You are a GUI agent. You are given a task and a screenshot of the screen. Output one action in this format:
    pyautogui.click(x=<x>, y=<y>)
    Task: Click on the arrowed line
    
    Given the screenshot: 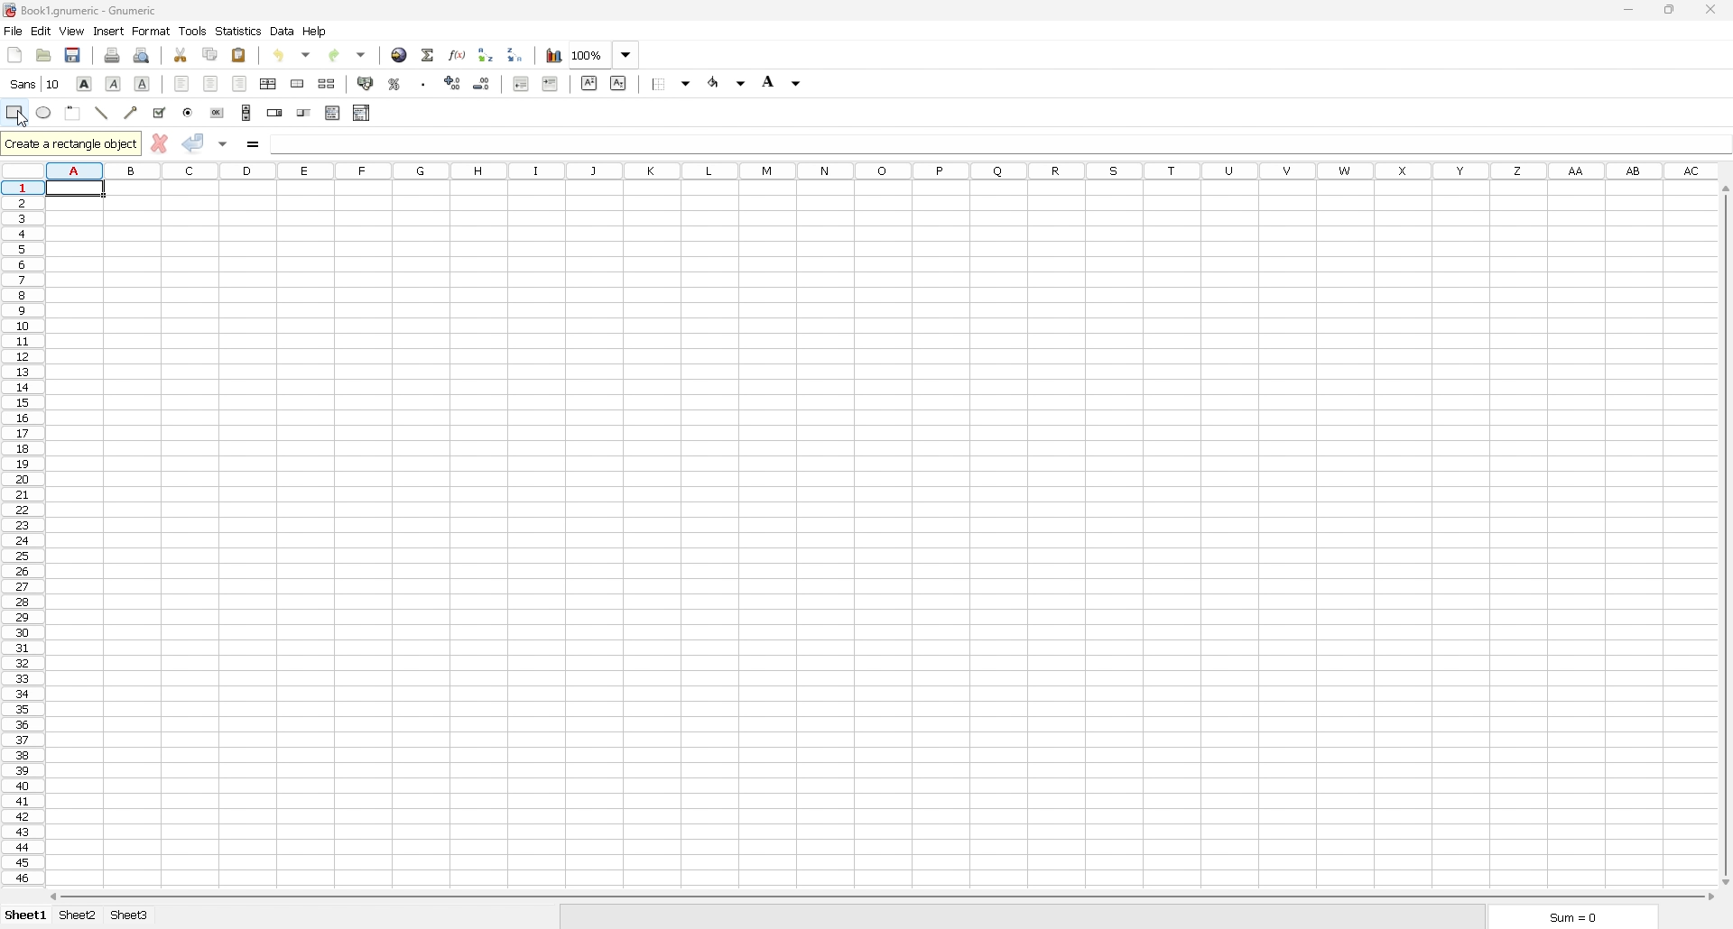 What is the action you would take?
    pyautogui.click(x=130, y=112)
    